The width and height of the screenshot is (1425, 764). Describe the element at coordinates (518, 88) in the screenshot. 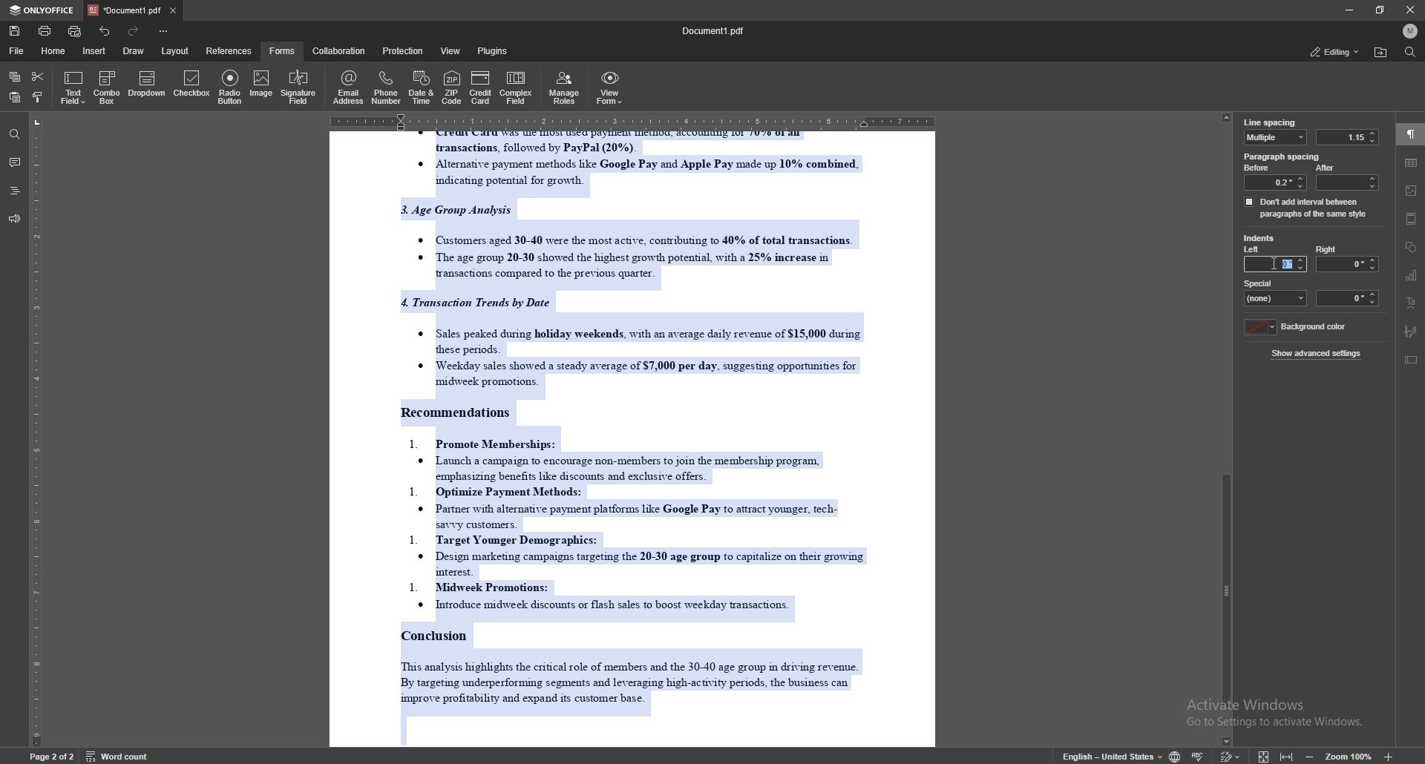

I see `complex field` at that location.